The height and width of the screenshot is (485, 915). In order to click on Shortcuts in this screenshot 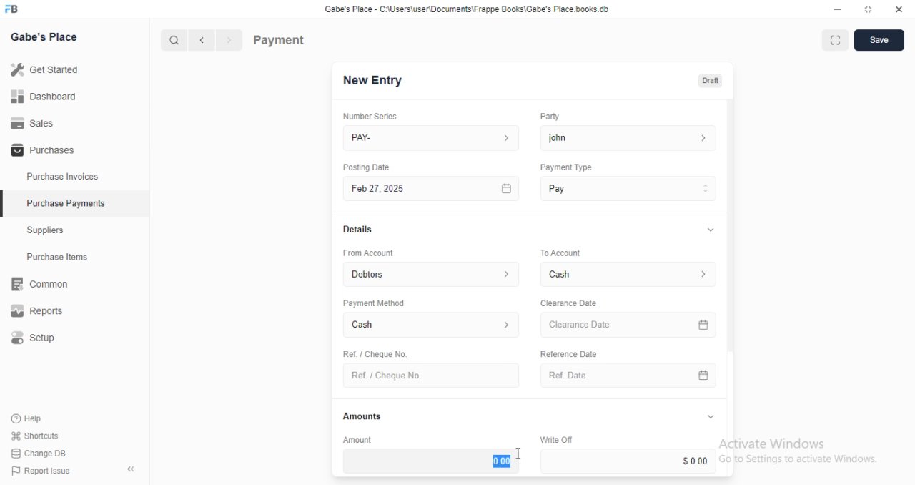, I will do `click(34, 436)`.